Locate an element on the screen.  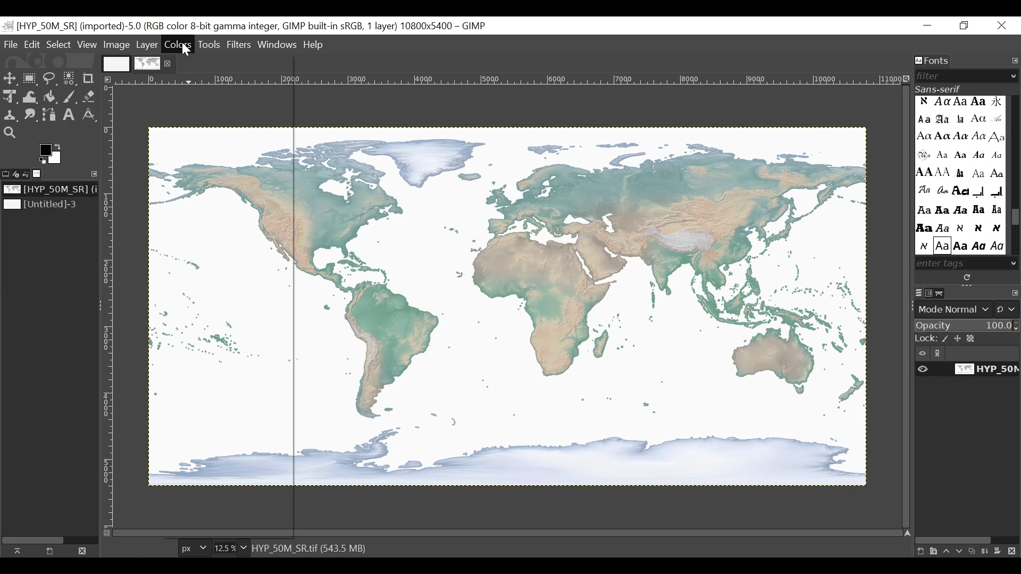
View is located at coordinates (87, 45).